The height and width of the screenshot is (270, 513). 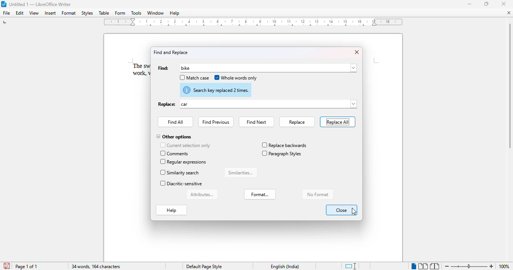 I want to click on close, so click(x=508, y=13).